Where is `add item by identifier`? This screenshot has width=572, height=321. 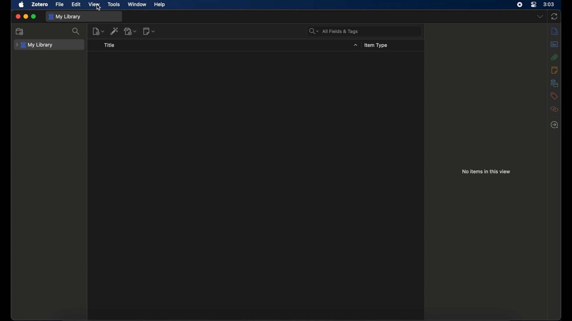
add item by identifier is located at coordinates (114, 32).